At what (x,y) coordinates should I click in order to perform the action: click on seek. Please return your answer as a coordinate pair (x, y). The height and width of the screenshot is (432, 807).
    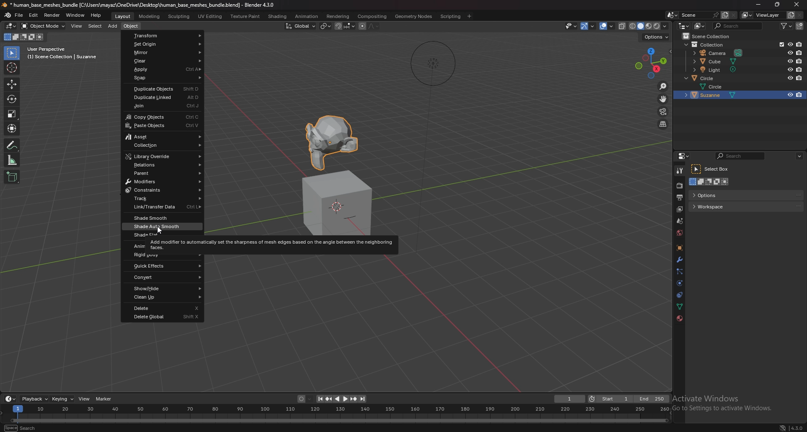
    Looking at the image, I should click on (340, 413).